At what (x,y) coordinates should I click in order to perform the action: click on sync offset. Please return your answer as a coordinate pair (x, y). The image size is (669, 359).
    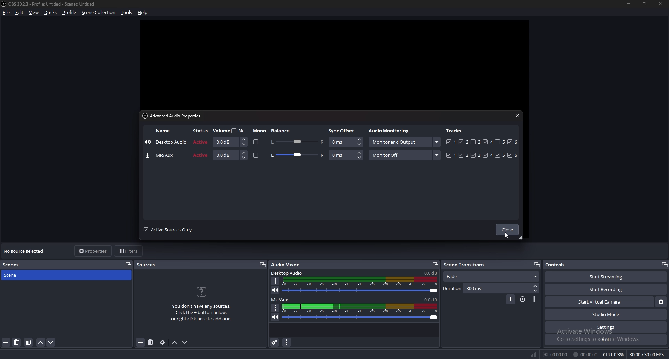
    Looking at the image, I should click on (343, 131).